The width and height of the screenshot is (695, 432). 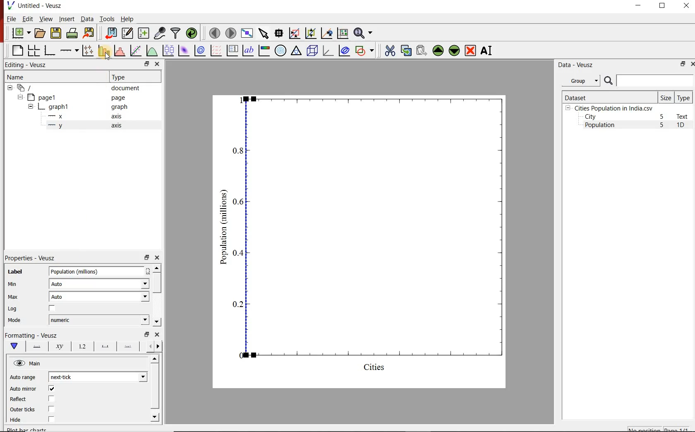 What do you see at coordinates (487, 50) in the screenshot?
I see `renames the selected widget` at bounding box center [487, 50].